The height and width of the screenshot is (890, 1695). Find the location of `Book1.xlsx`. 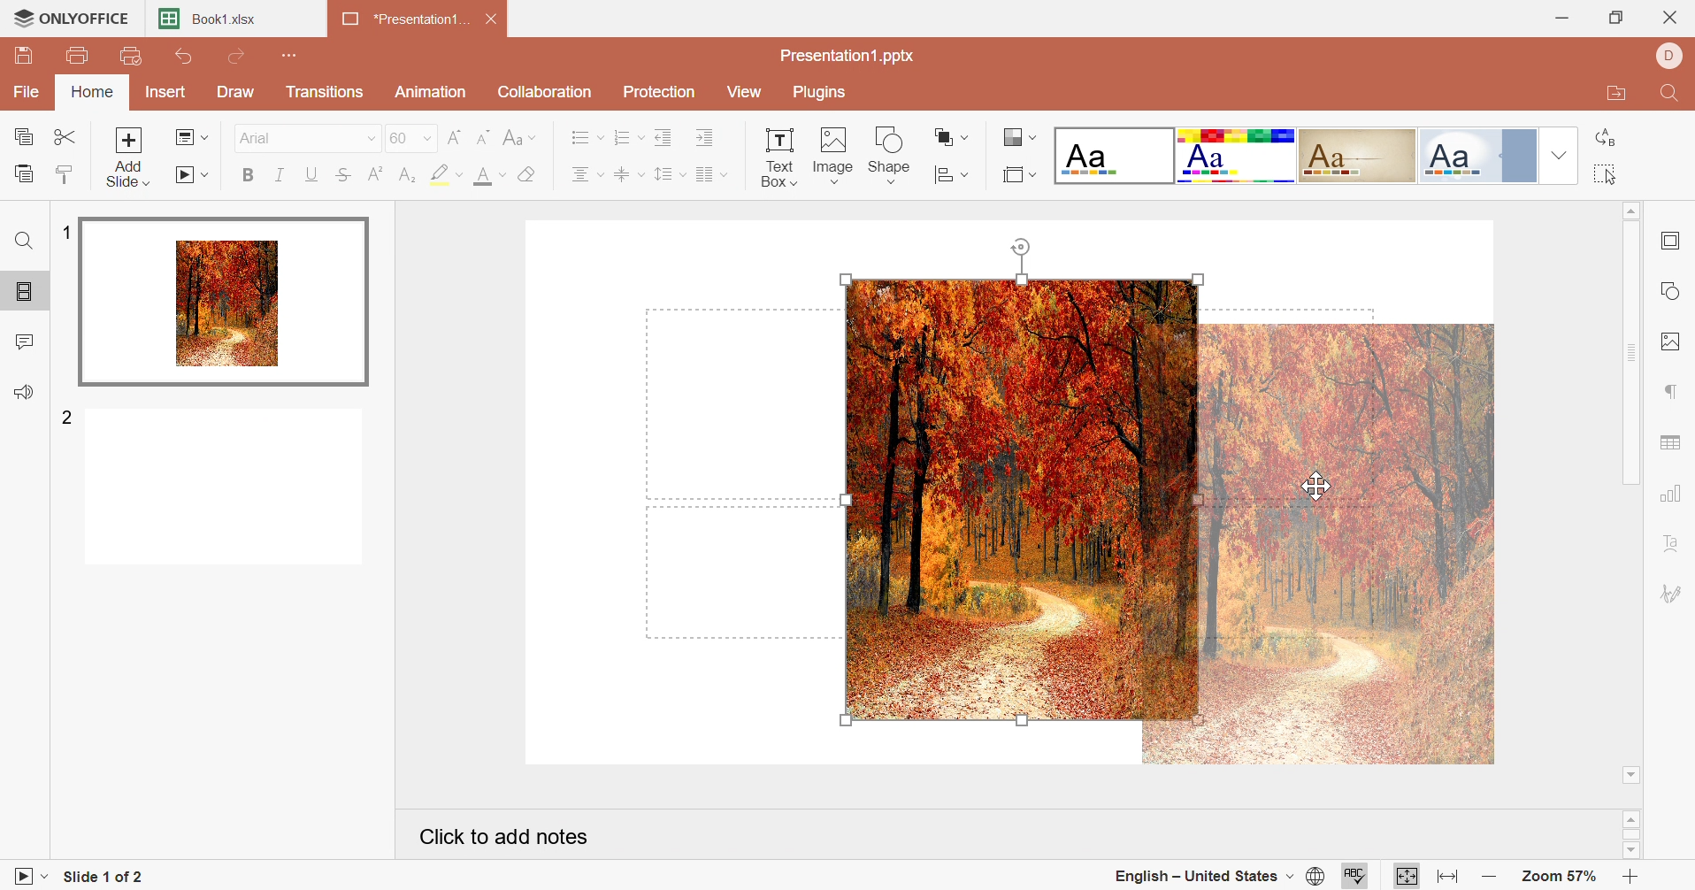

Book1.xlsx is located at coordinates (213, 19).